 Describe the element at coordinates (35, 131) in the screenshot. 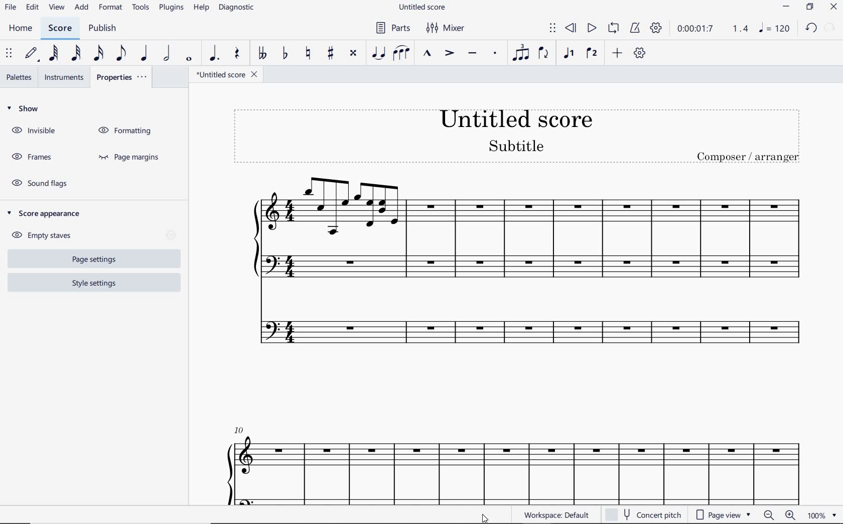

I see `INVISIBLE` at that location.